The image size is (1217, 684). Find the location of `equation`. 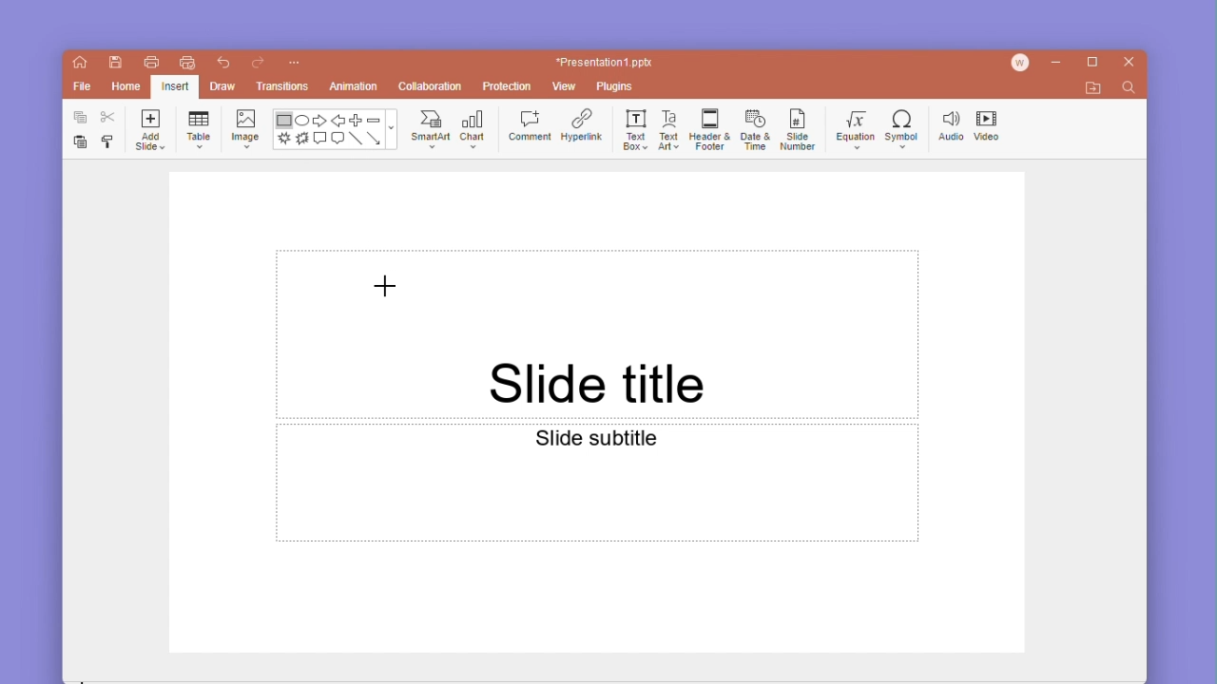

equation is located at coordinates (852, 125).